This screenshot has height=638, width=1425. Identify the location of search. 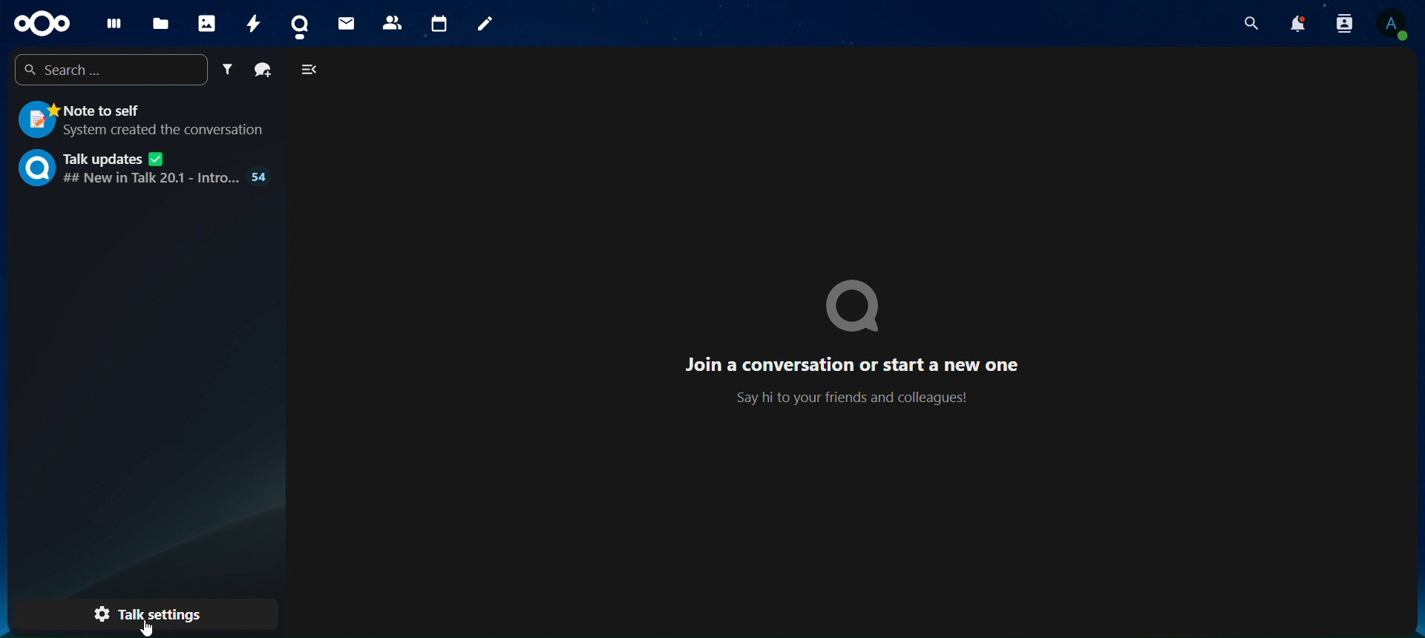
(113, 68).